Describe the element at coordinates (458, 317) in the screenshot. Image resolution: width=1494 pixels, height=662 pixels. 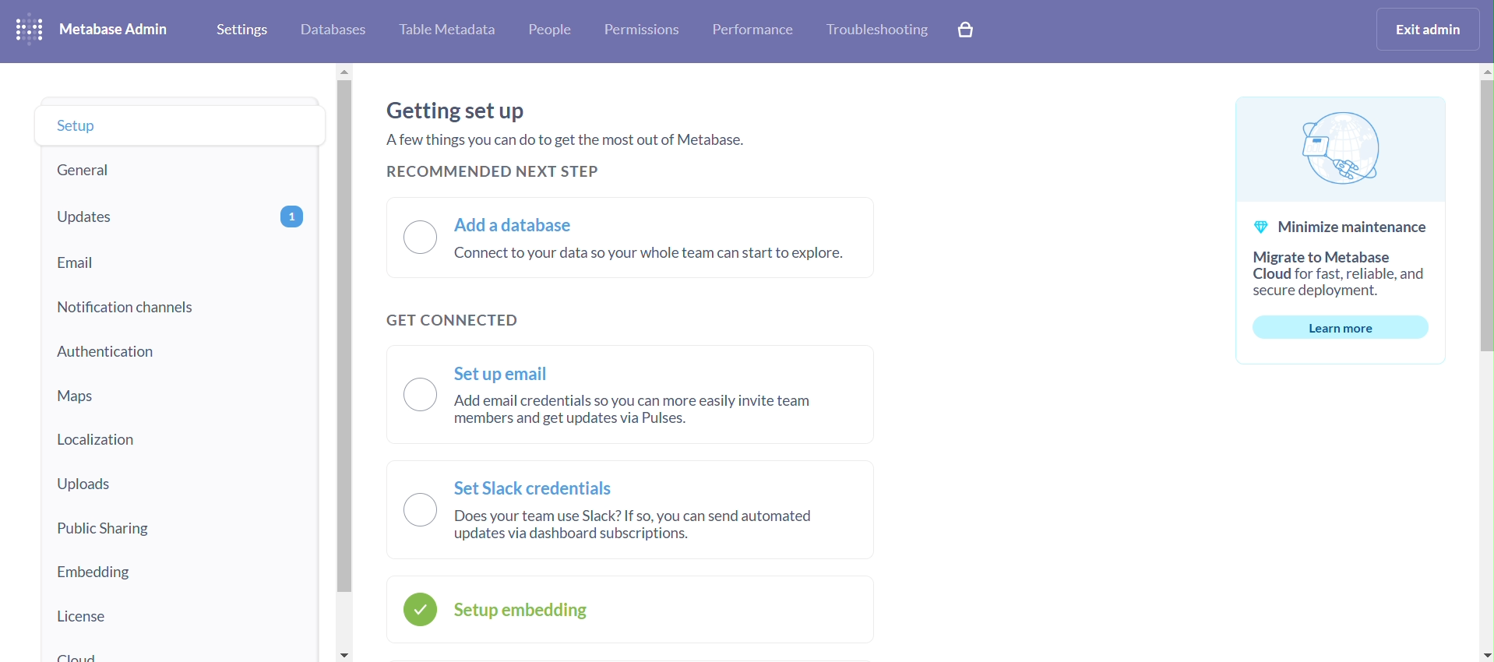
I see `get connected` at that location.